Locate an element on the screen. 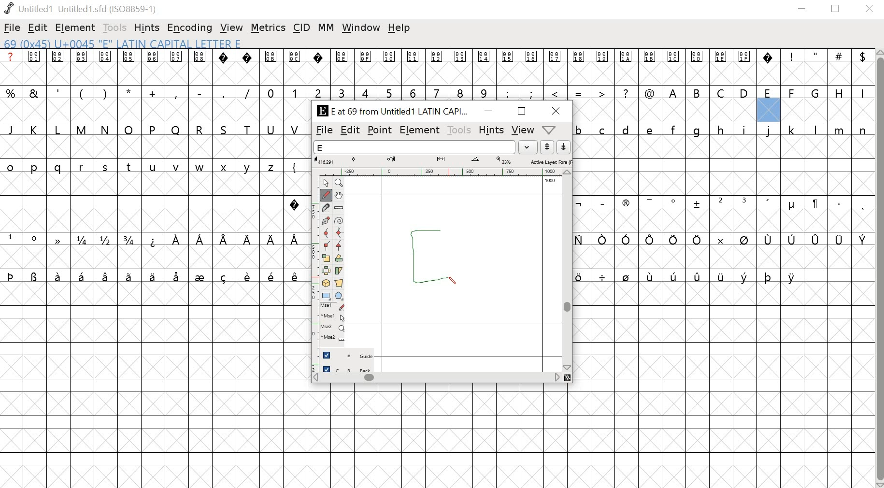 The height and width of the screenshot is (488, 884). Skew is located at coordinates (340, 271).